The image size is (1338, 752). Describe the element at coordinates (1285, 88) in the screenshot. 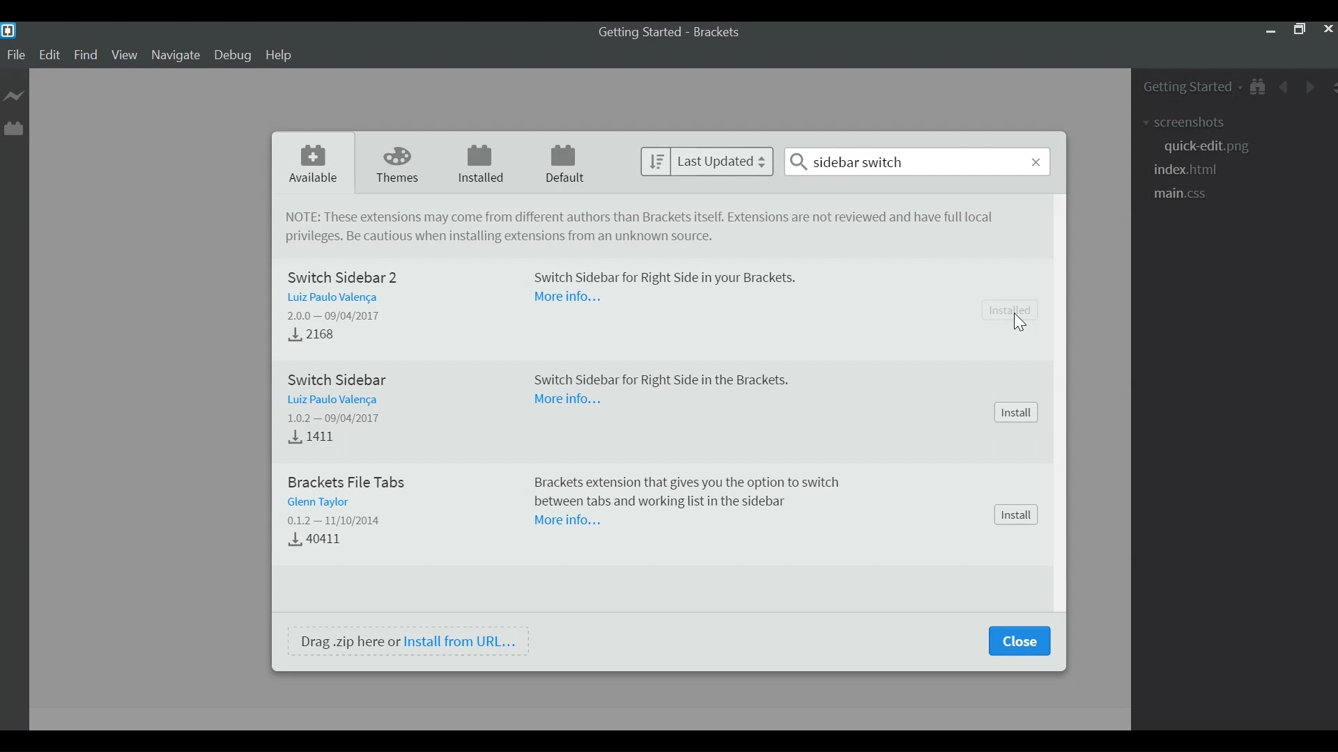

I see `Navigate Back` at that location.